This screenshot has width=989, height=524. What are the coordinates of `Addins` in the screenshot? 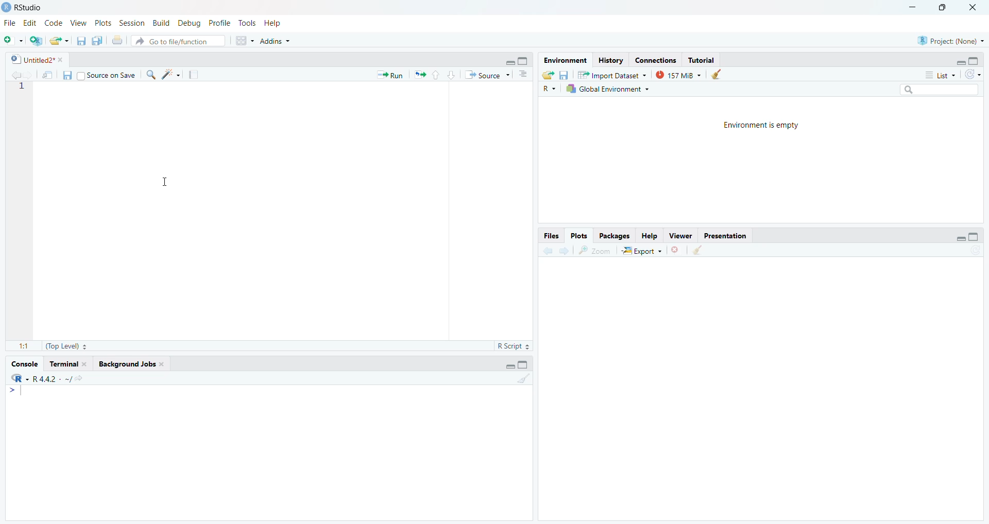 It's located at (273, 40).